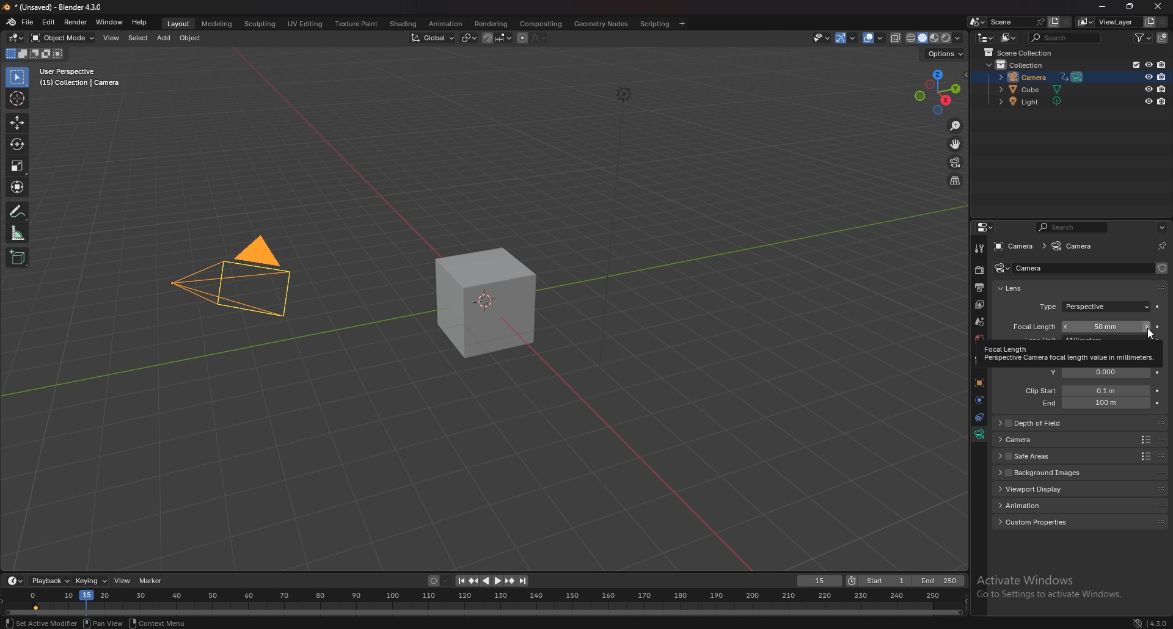 The height and width of the screenshot is (629, 1173). What do you see at coordinates (473, 581) in the screenshot?
I see `jump to keyframe` at bounding box center [473, 581].